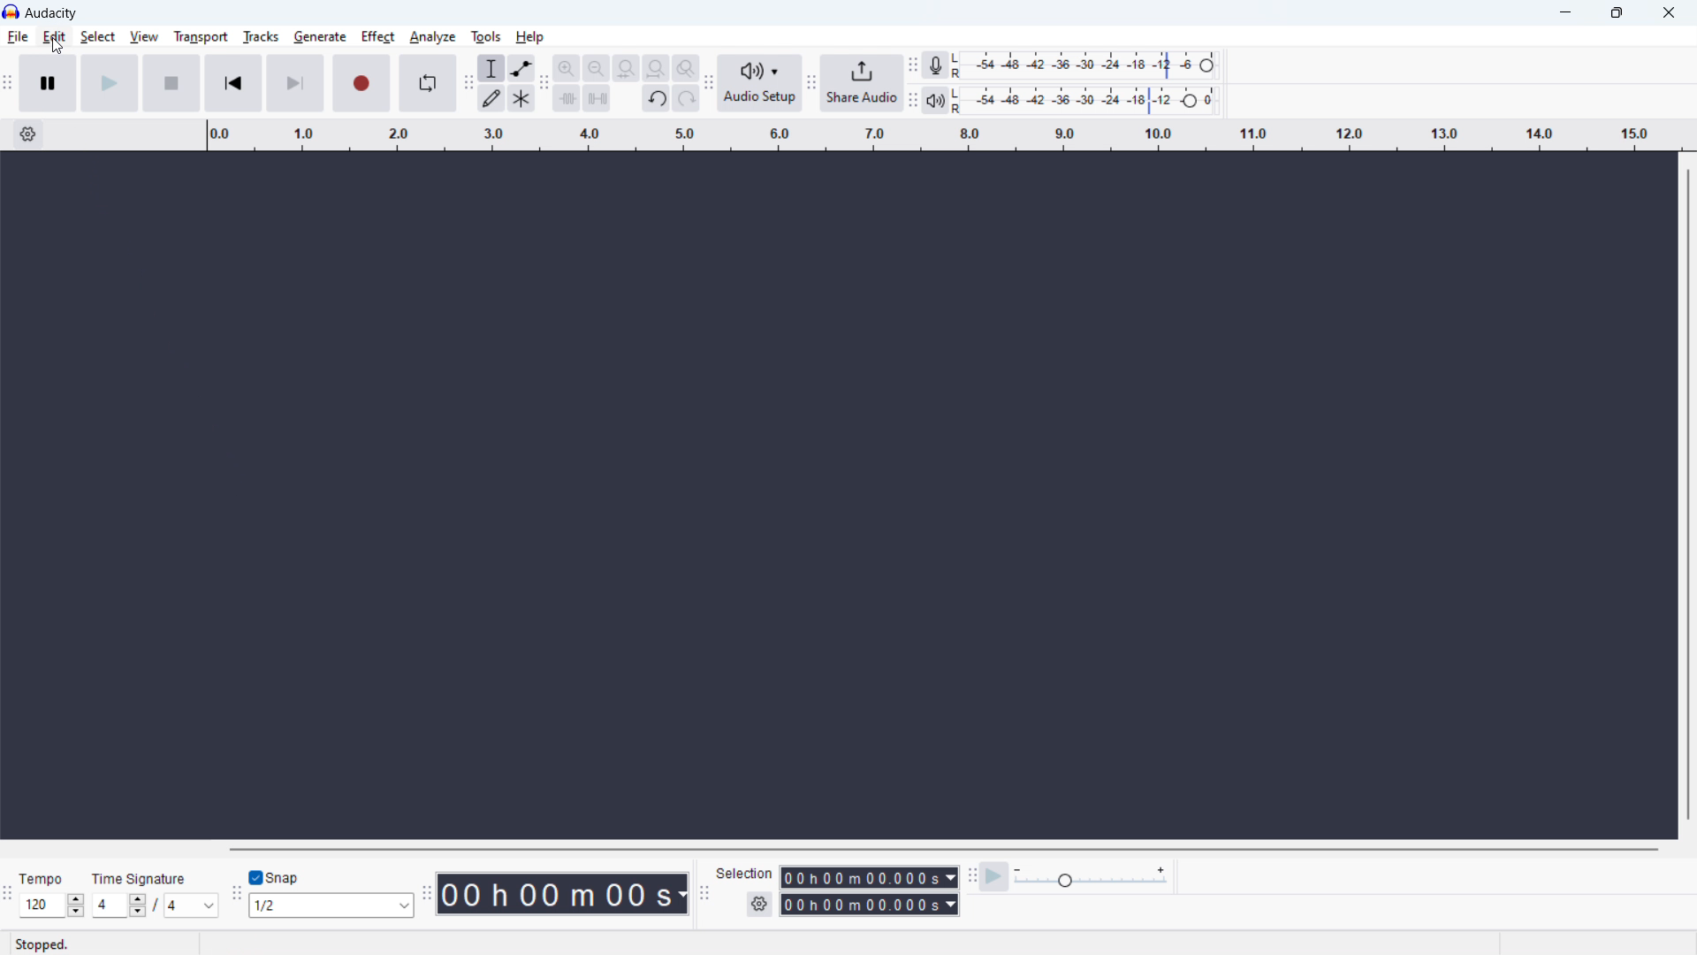 The image size is (1697, 955). I want to click on Enables movement of selection toolbar, so click(704, 894).